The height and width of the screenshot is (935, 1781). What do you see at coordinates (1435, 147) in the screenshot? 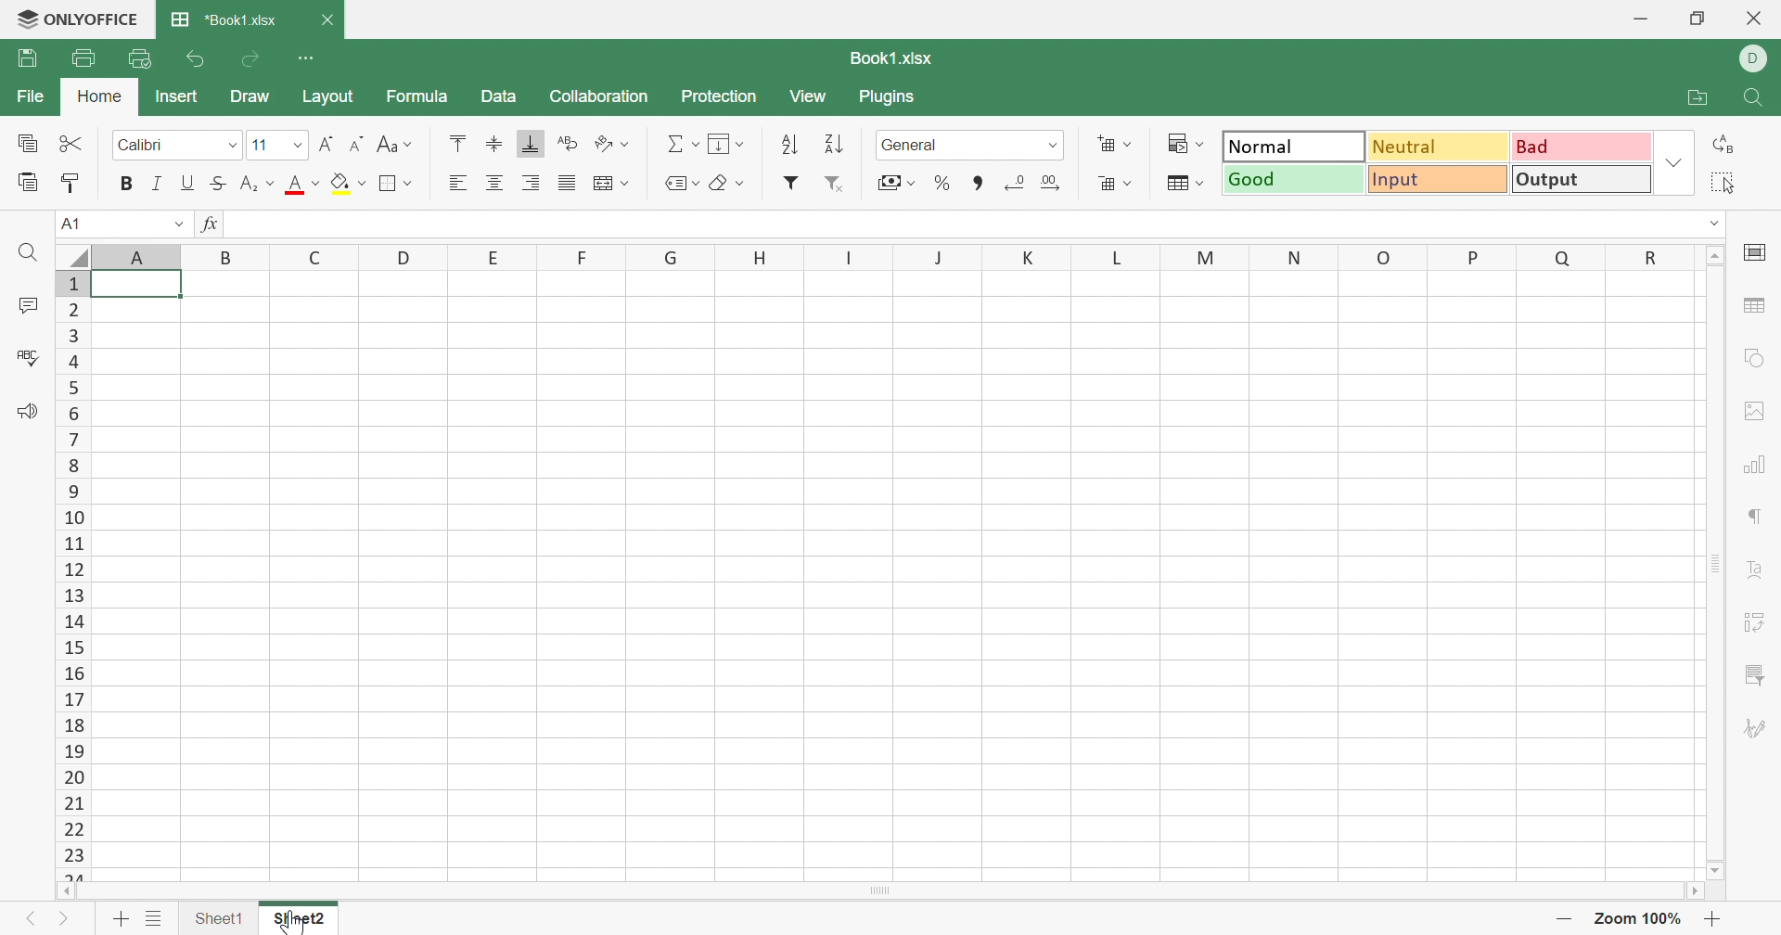
I see `Neutral` at bounding box center [1435, 147].